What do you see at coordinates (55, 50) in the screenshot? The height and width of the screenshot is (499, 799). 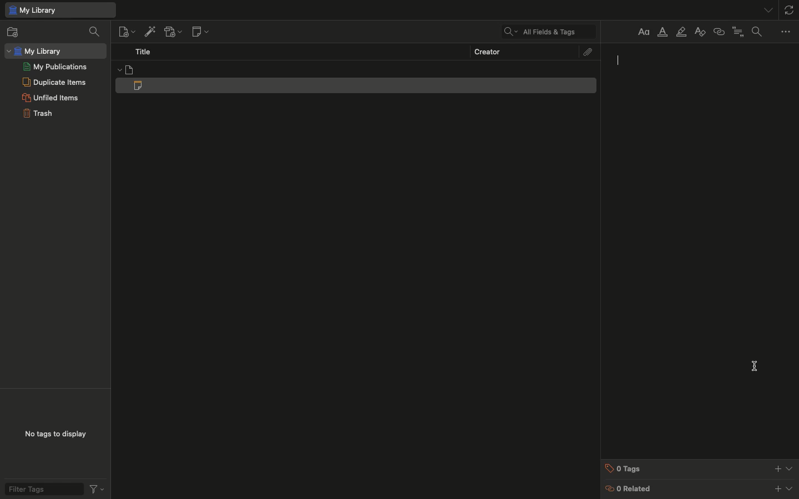 I see `My library` at bounding box center [55, 50].